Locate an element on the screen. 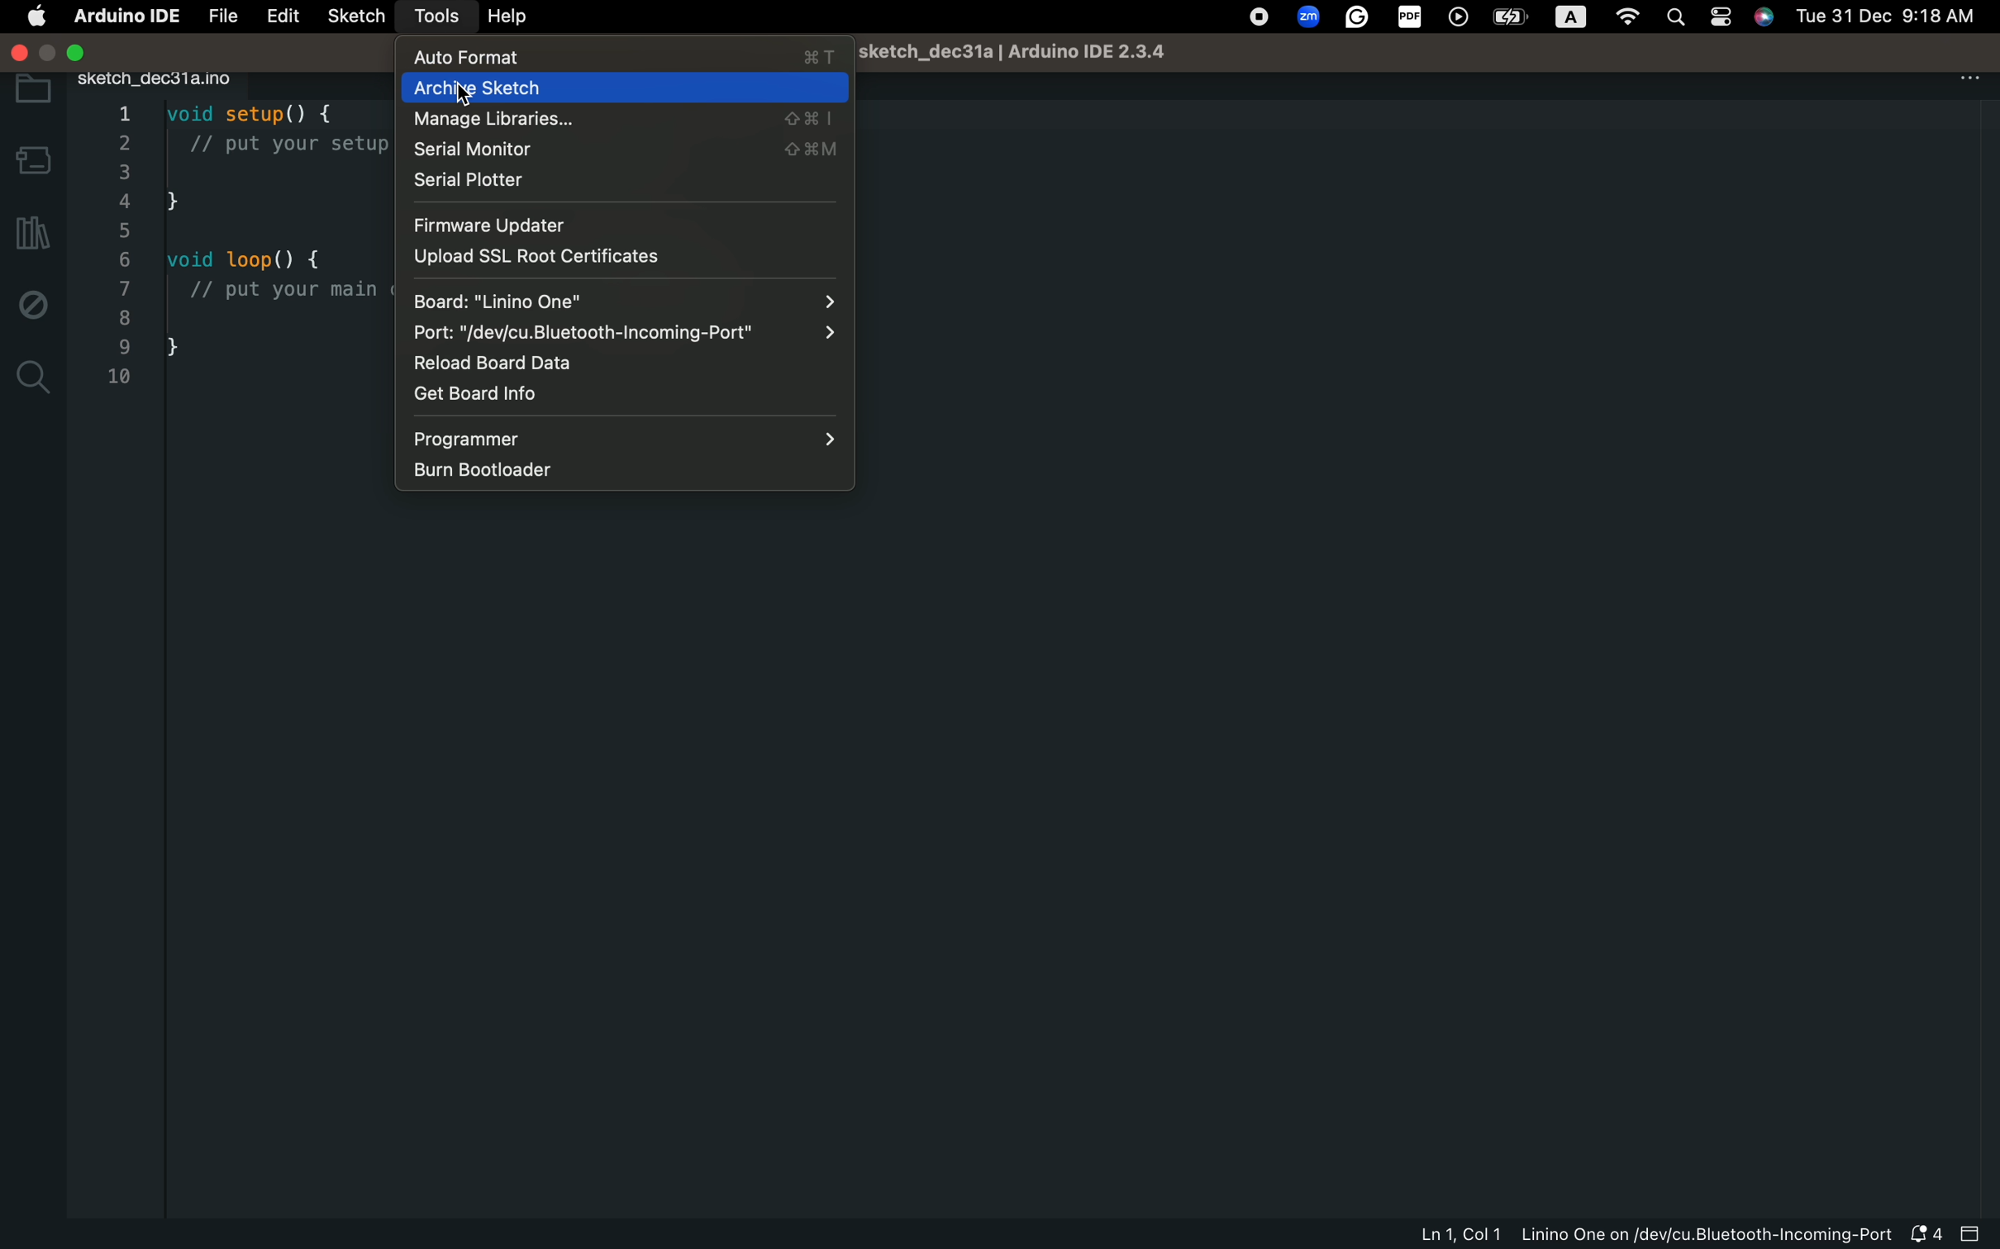 The width and height of the screenshot is (2000, 1249). debug is located at coordinates (34, 303).